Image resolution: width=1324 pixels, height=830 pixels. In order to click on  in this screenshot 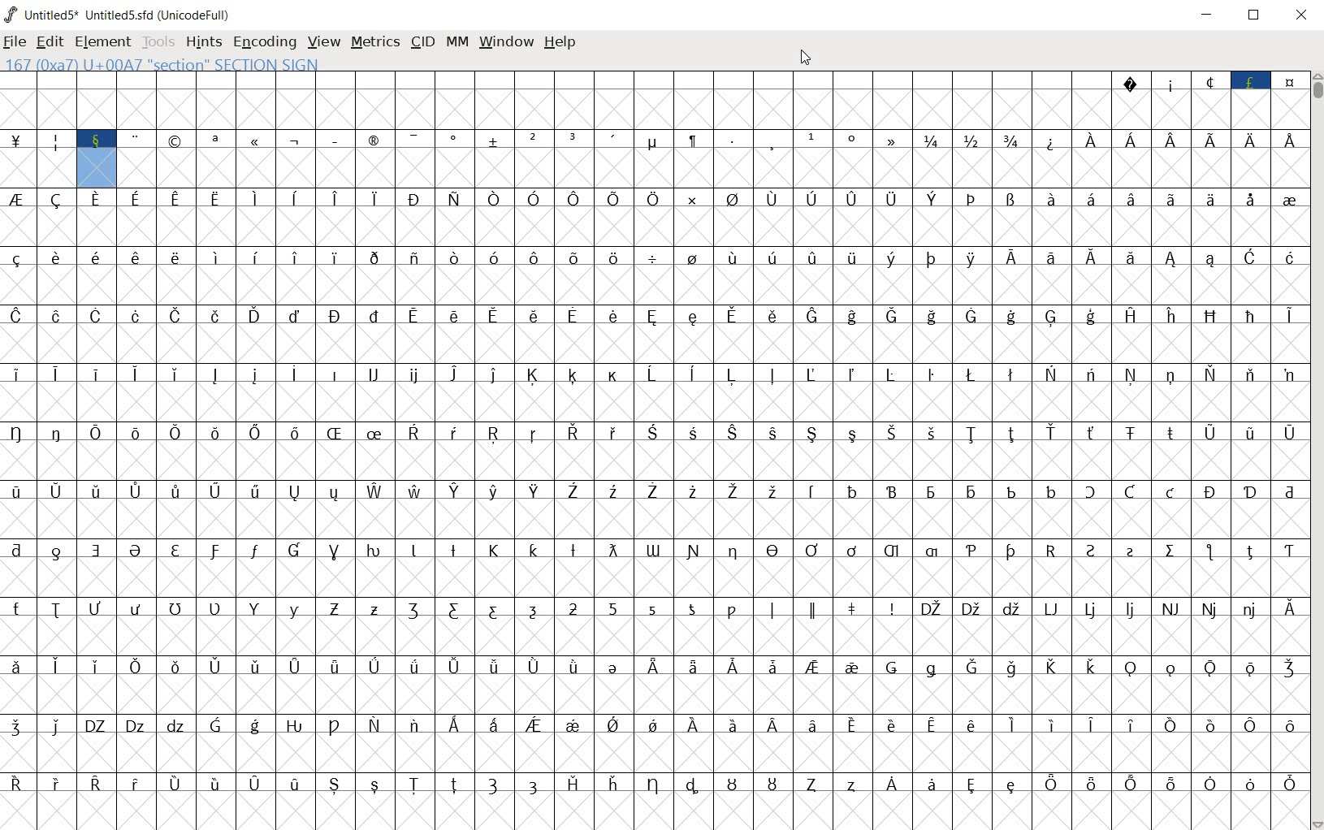, I will do `click(374, 510)`.